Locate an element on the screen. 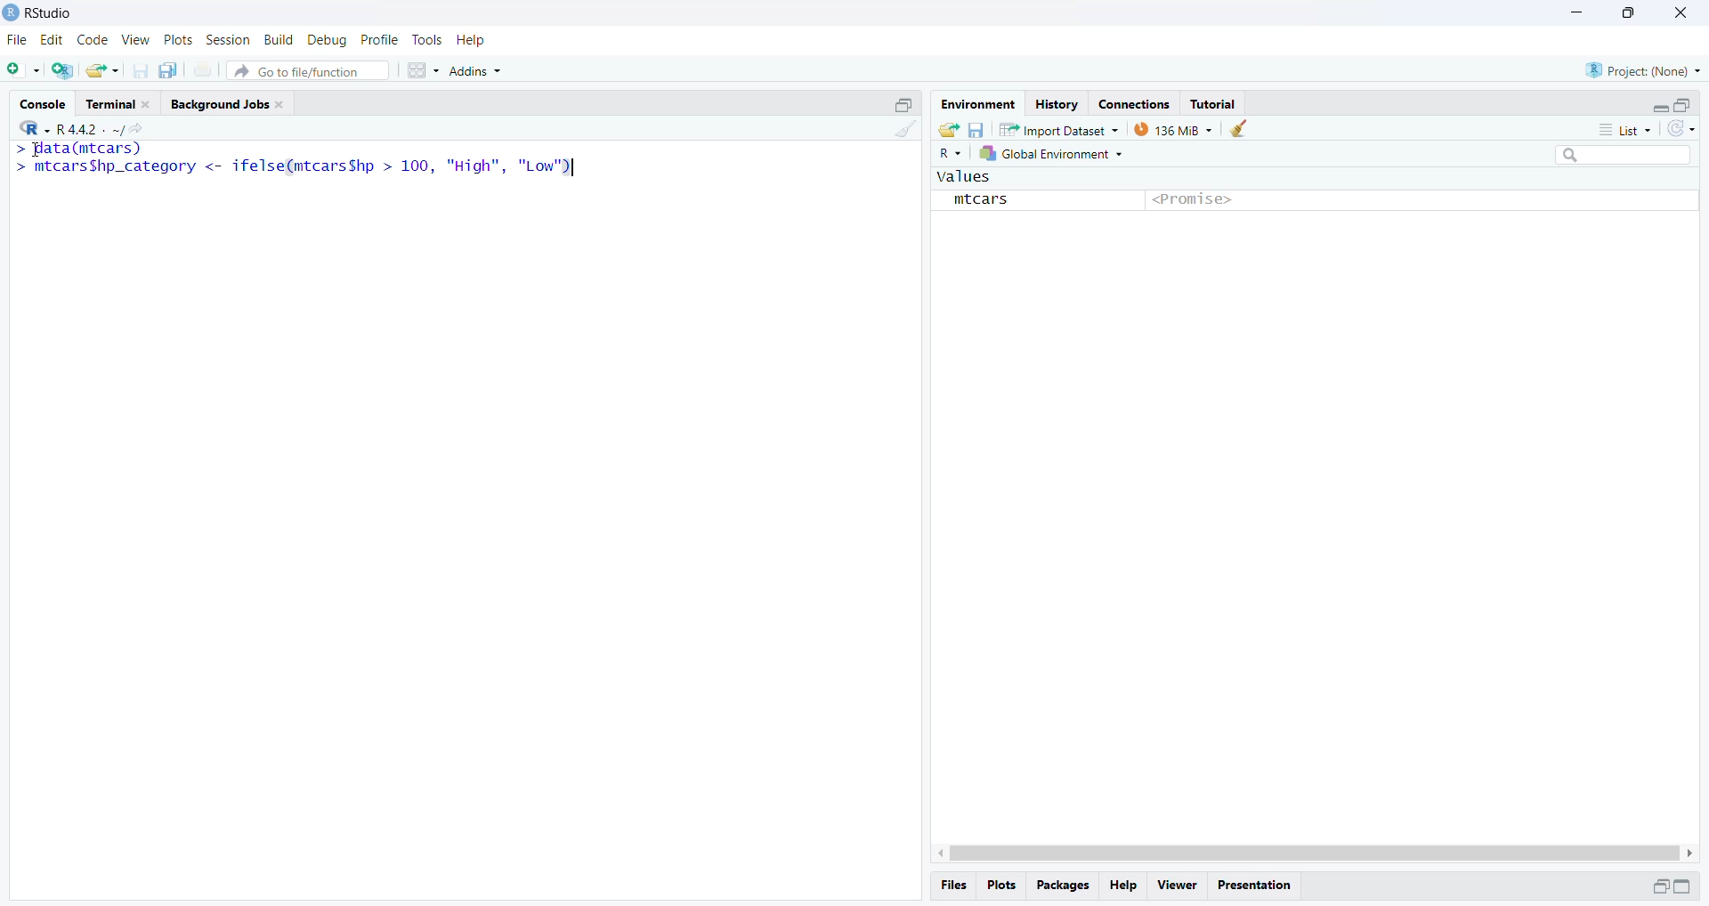 Image resolution: width=1709 pixels, height=906 pixels. Maximize is located at coordinates (905, 103).